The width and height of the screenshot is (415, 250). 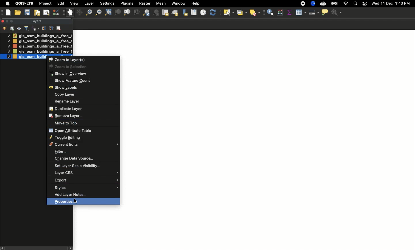 What do you see at coordinates (86, 188) in the screenshot?
I see `Styles` at bounding box center [86, 188].